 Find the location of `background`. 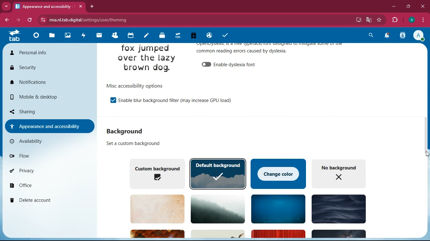

background is located at coordinates (338, 209).